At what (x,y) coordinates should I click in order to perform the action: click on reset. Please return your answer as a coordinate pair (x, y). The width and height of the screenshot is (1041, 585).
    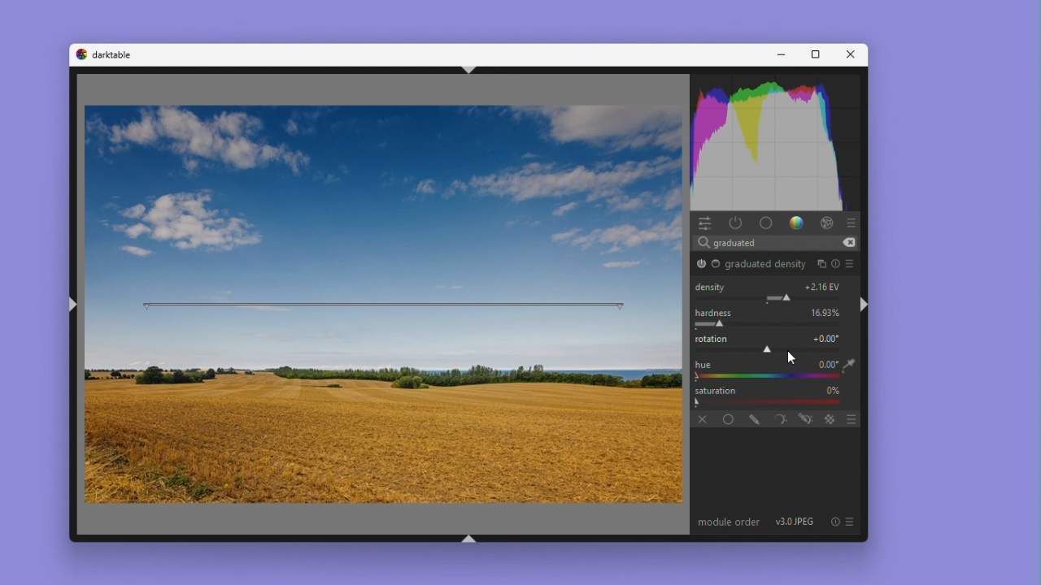
    Looking at the image, I should click on (834, 522).